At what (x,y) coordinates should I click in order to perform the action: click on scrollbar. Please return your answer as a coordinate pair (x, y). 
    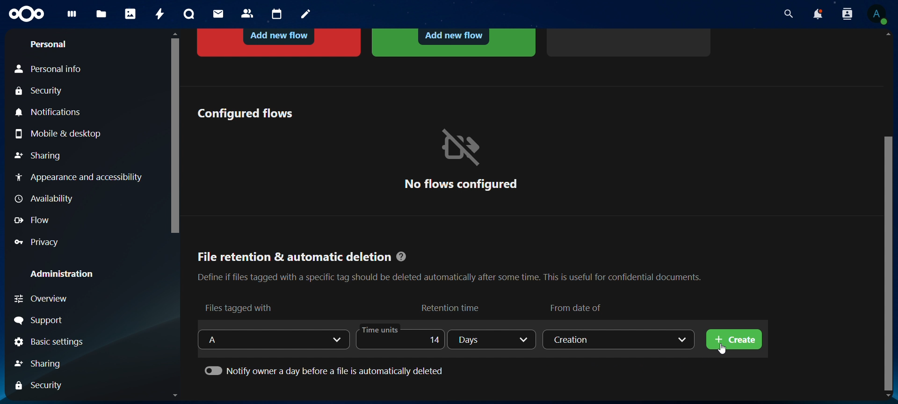
    Looking at the image, I should click on (173, 133).